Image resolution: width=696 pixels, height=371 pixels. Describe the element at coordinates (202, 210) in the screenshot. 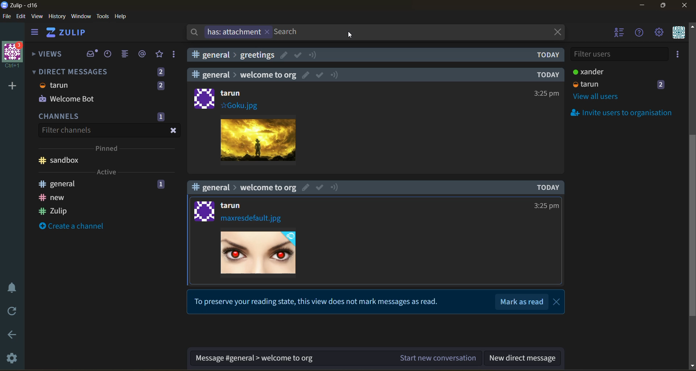

I see `logo` at that location.